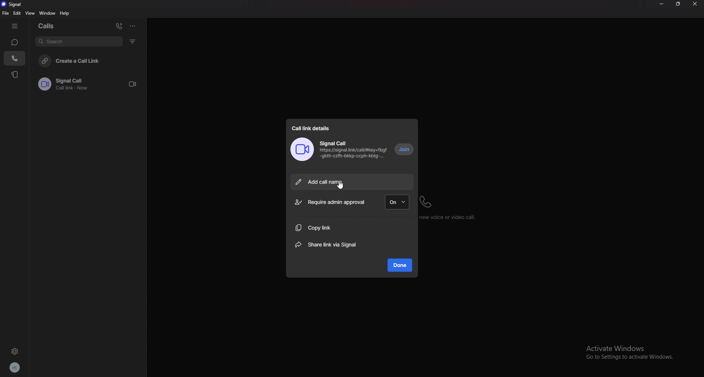  Describe the element at coordinates (15, 351) in the screenshot. I see `settings` at that location.